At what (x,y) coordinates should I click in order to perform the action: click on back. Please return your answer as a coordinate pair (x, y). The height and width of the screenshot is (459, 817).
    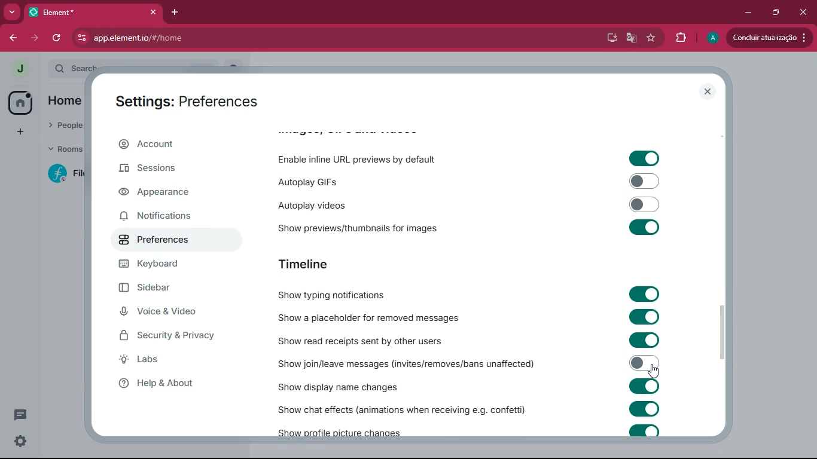
    Looking at the image, I should click on (10, 39).